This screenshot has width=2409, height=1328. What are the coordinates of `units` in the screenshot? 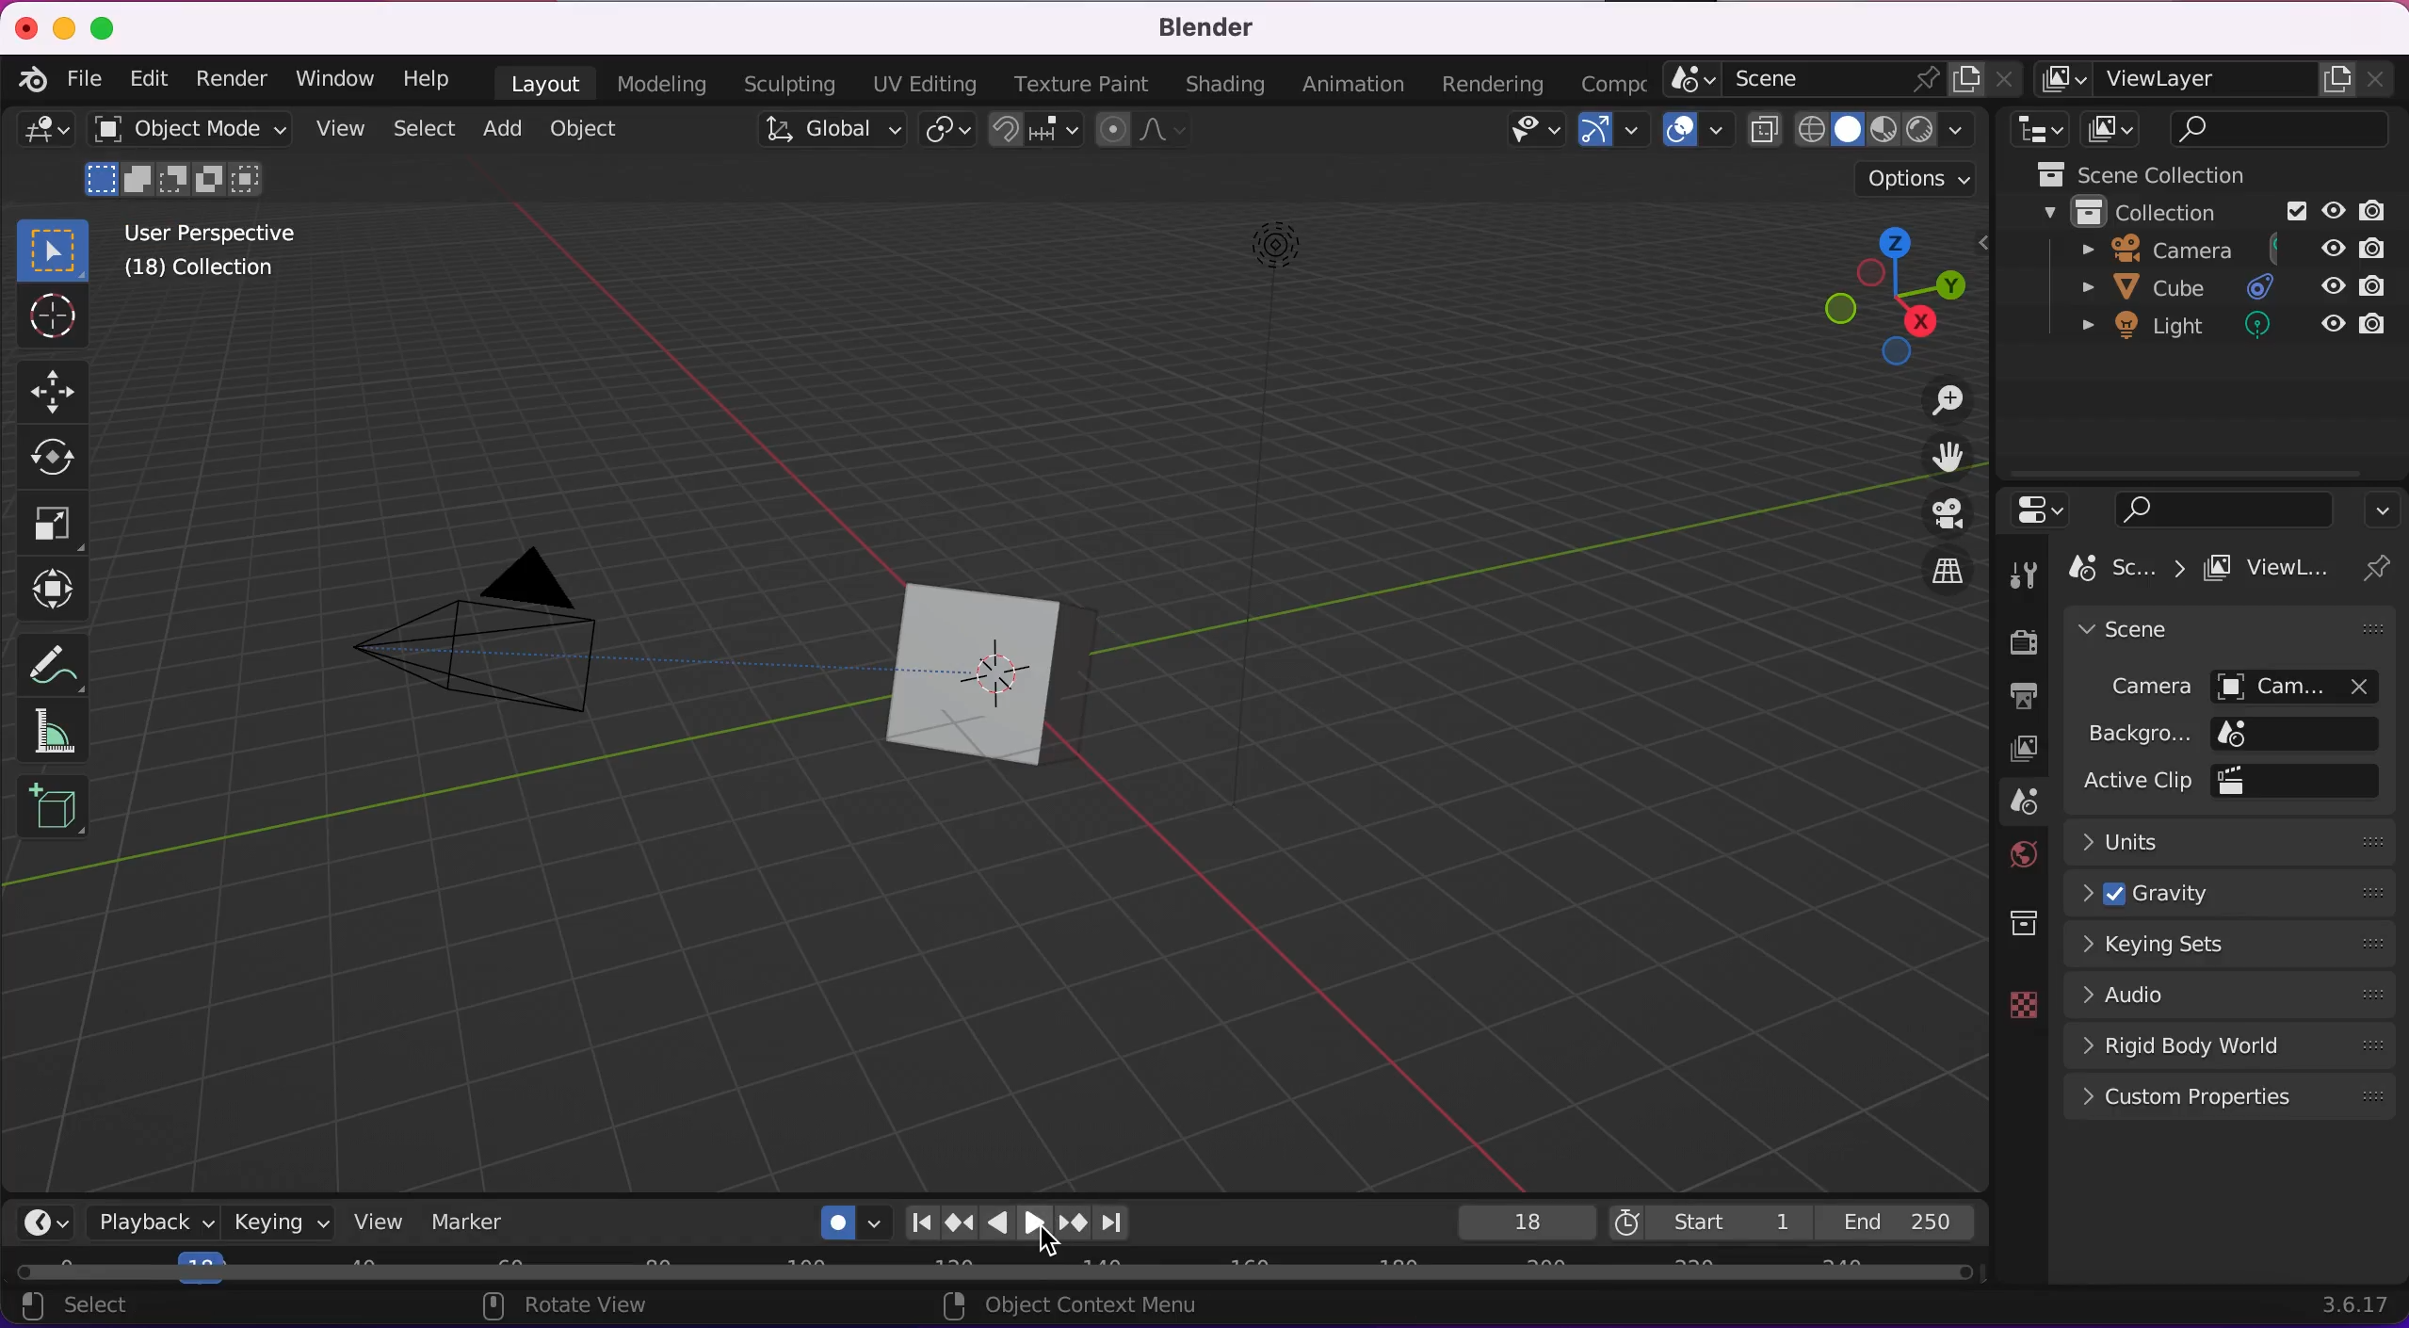 It's located at (2231, 844).